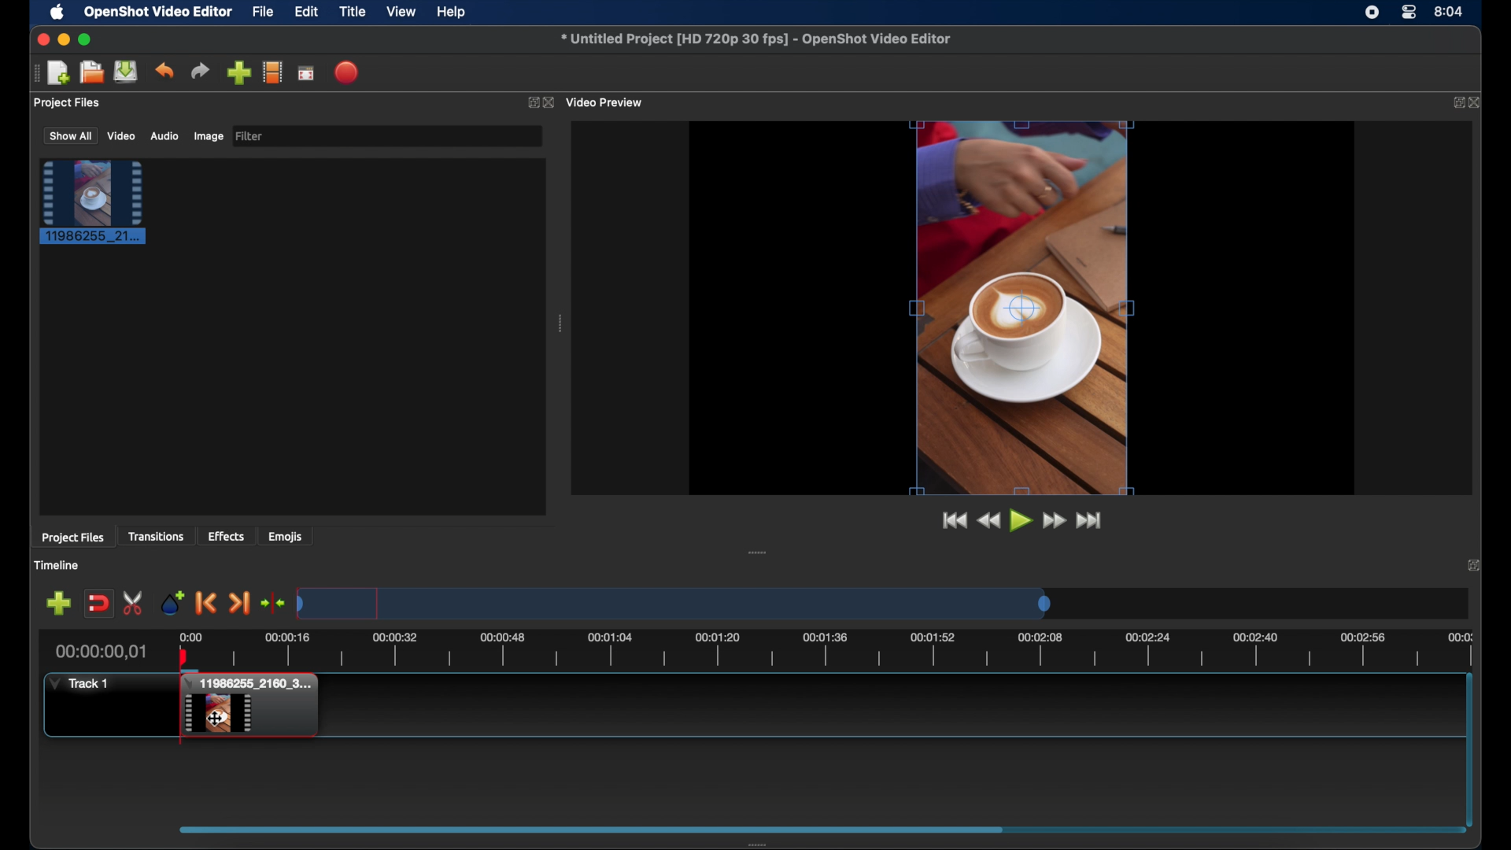 This screenshot has width=1511, height=850. I want to click on timeline scale, so click(674, 605).